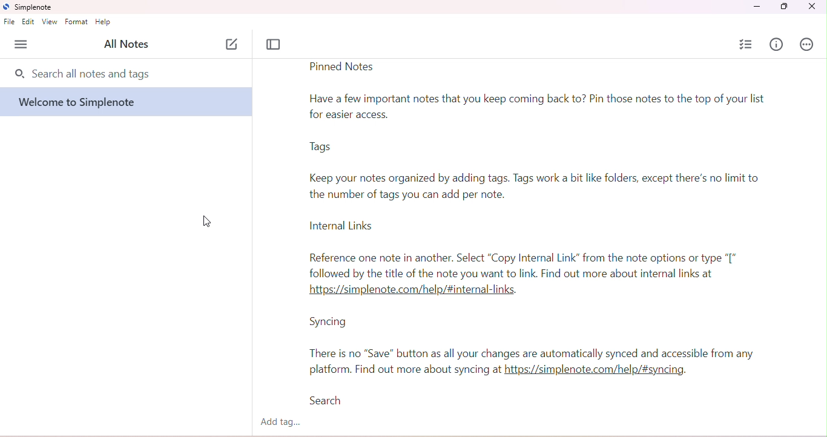 This screenshot has height=437, width=827. I want to click on cursor , so click(209, 223).